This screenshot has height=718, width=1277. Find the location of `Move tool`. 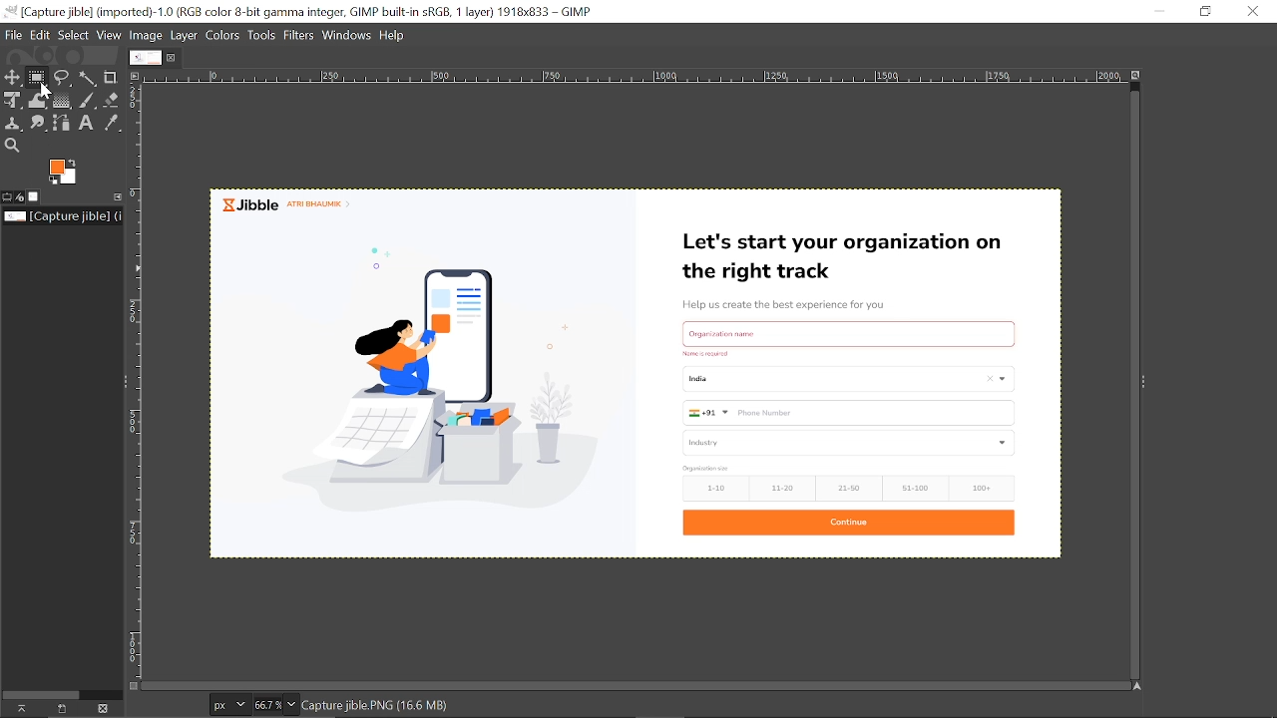

Move tool is located at coordinates (12, 76).